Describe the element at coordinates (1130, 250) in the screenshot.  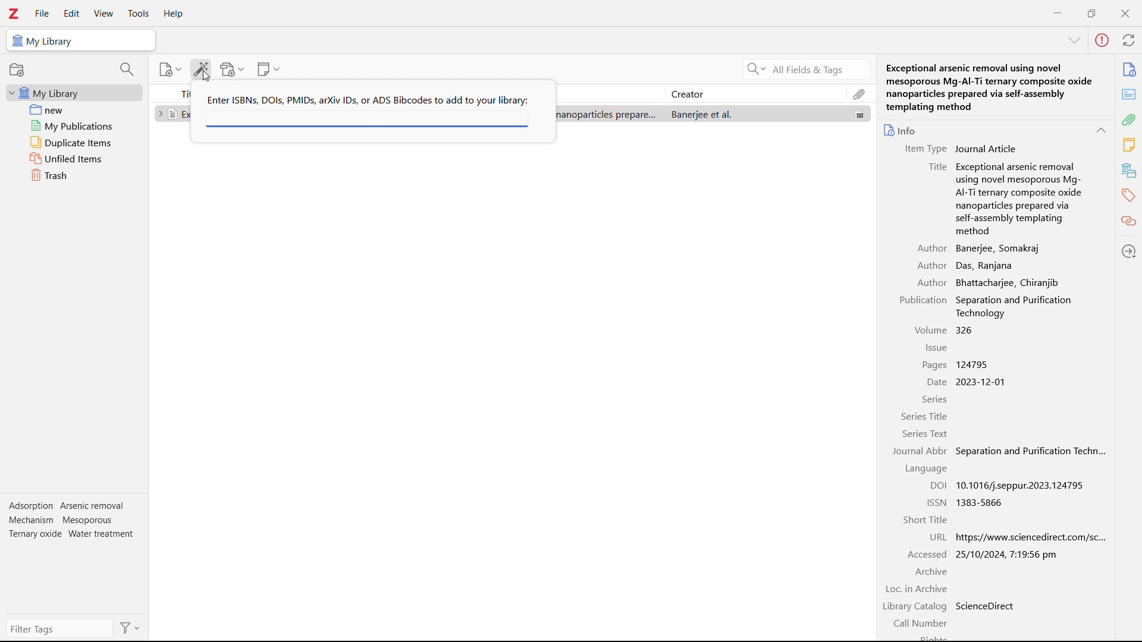
I see `locate` at that location.